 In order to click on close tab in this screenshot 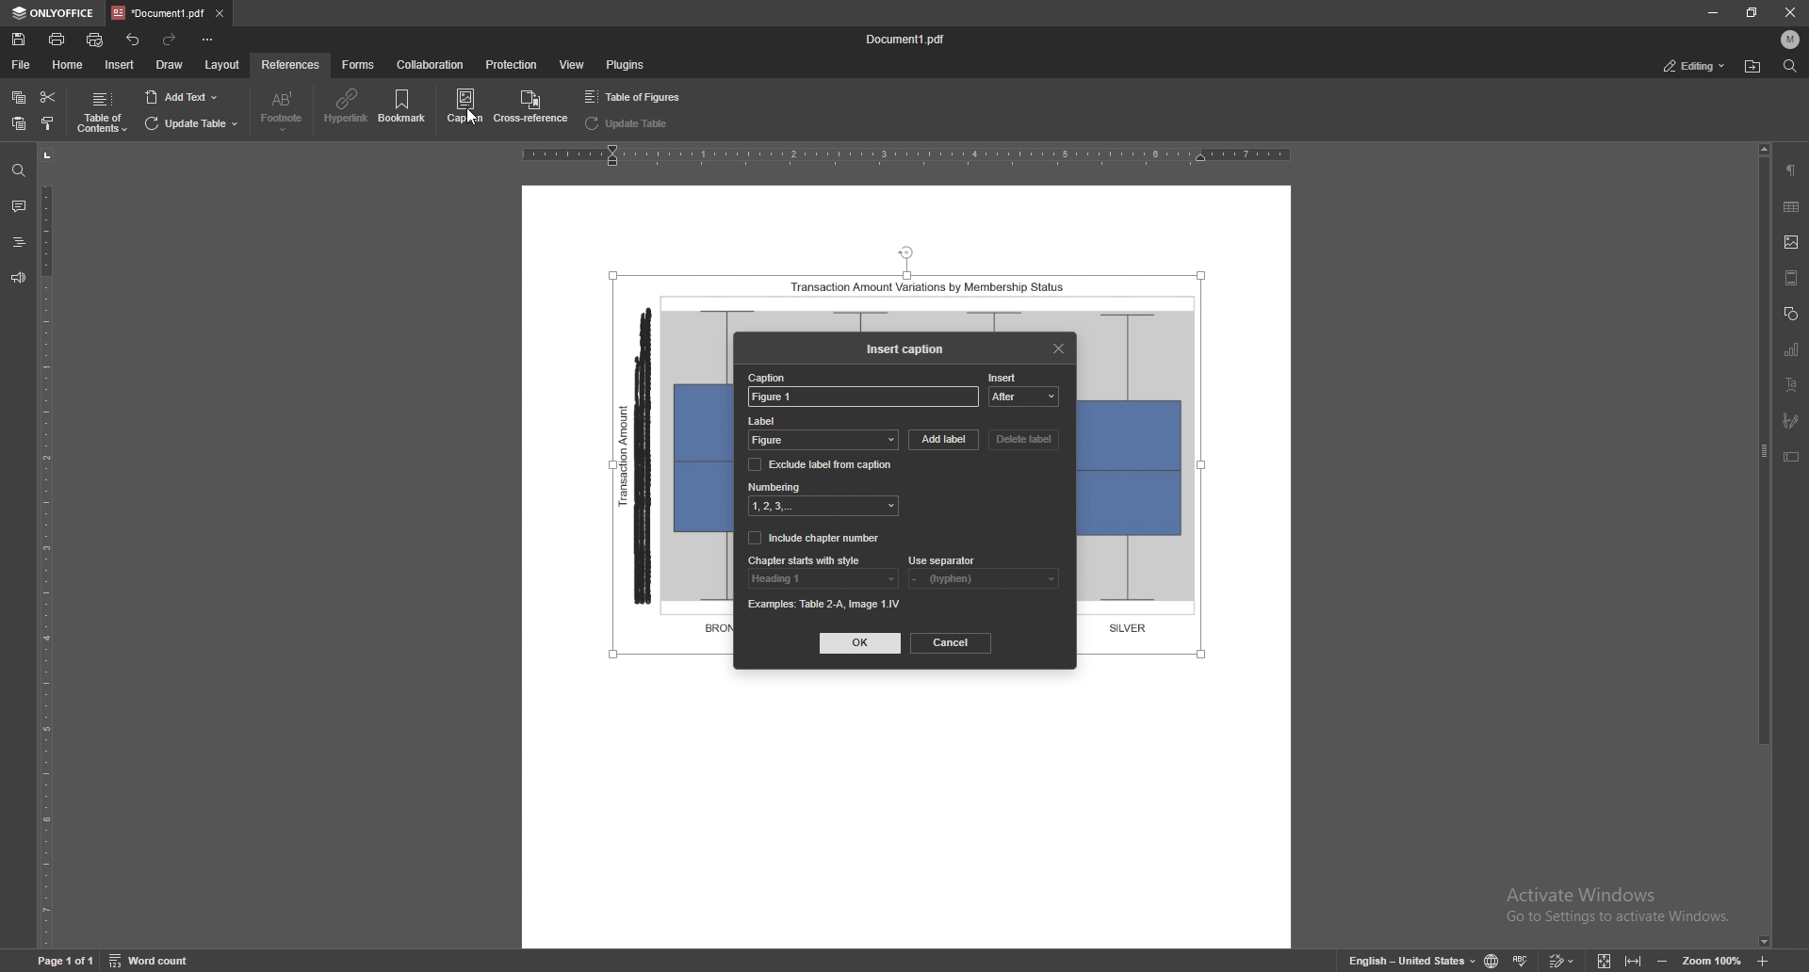, I will do `click(219, 14)`.